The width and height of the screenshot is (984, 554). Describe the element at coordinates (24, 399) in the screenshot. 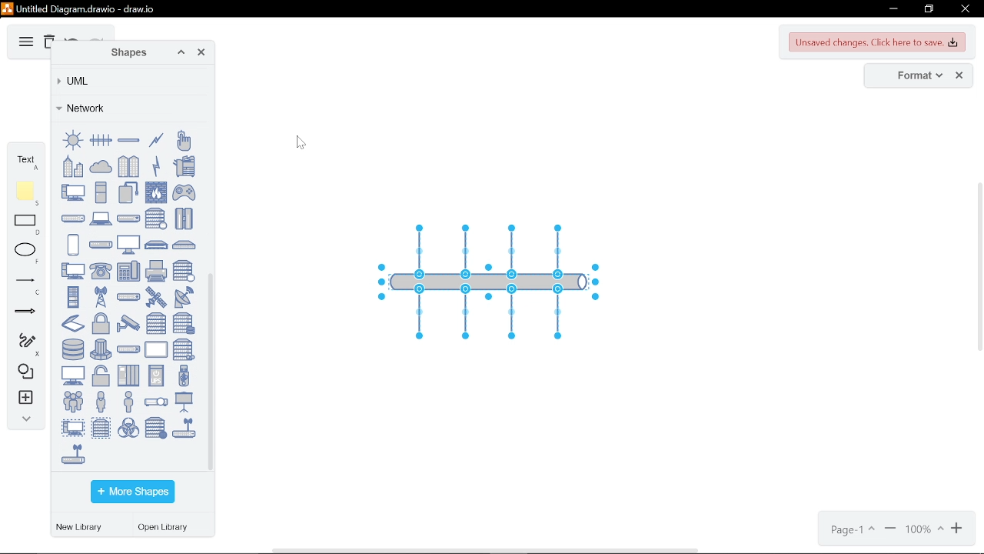

I see `insert` at that location.